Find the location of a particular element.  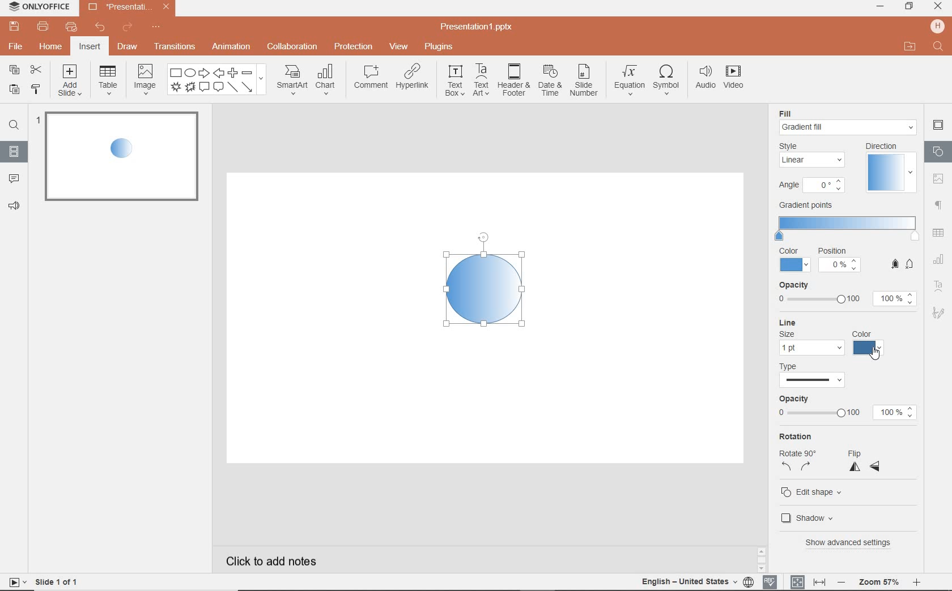

protection is located at coordinates (353, 48).